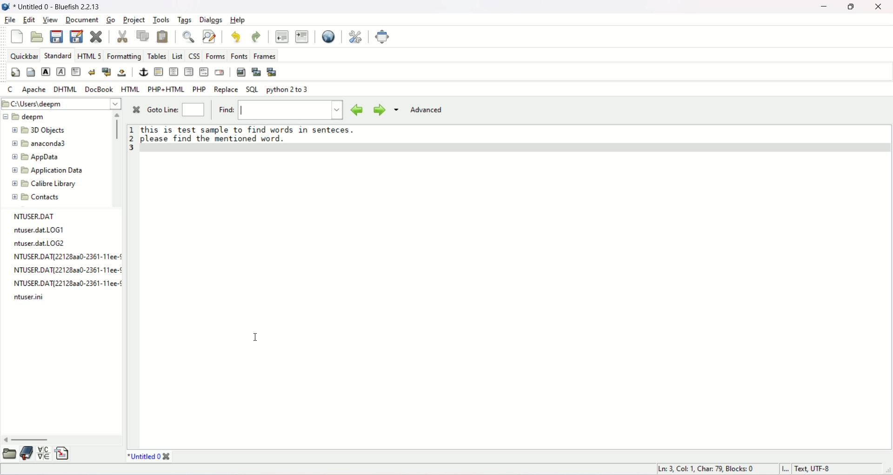 This screenshot has height=475, width=893. I want to click on frames, so click(266, 56).